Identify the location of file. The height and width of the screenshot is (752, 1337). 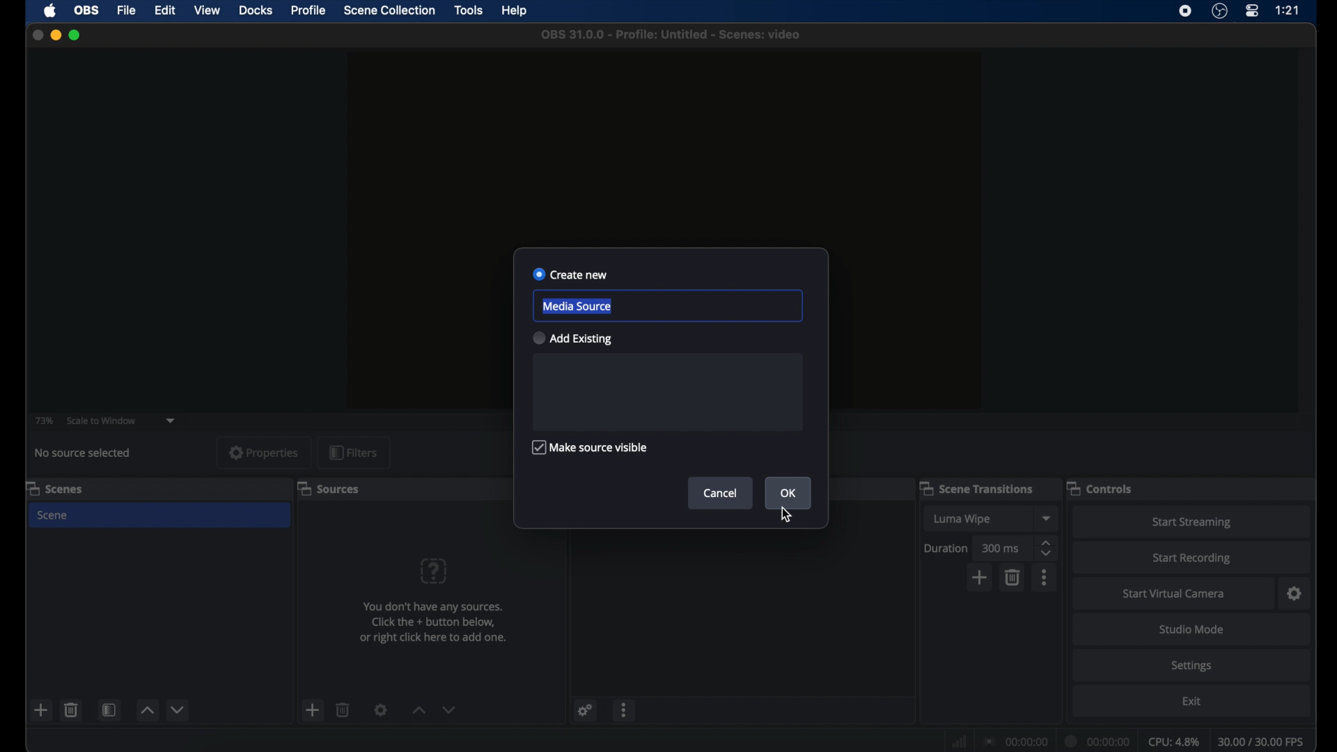
(128, 10).